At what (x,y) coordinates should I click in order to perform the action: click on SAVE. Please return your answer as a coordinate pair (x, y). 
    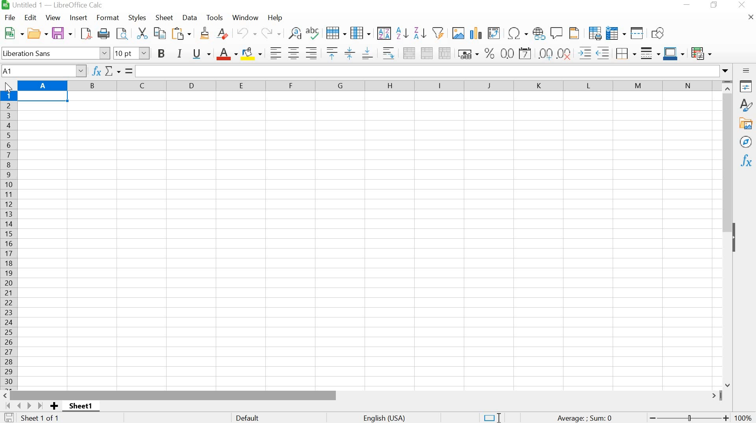
    Looking at the image, I should click on (9, 417).